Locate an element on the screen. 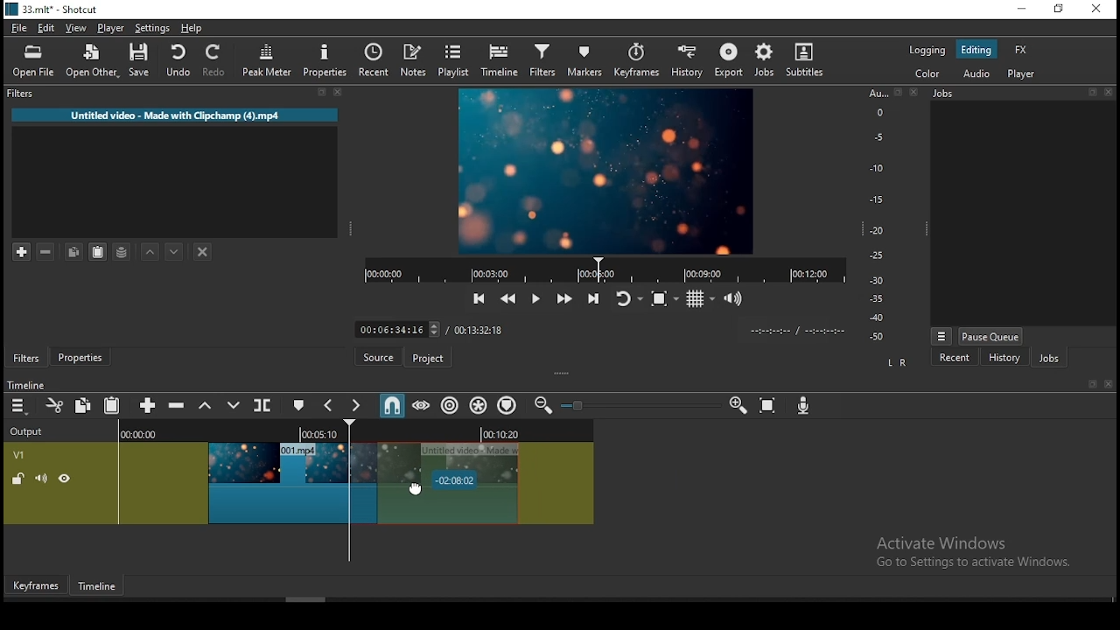 The height and width of the screenshot is (630, 1120). copy selected filter is located at coordinates (73, 251).